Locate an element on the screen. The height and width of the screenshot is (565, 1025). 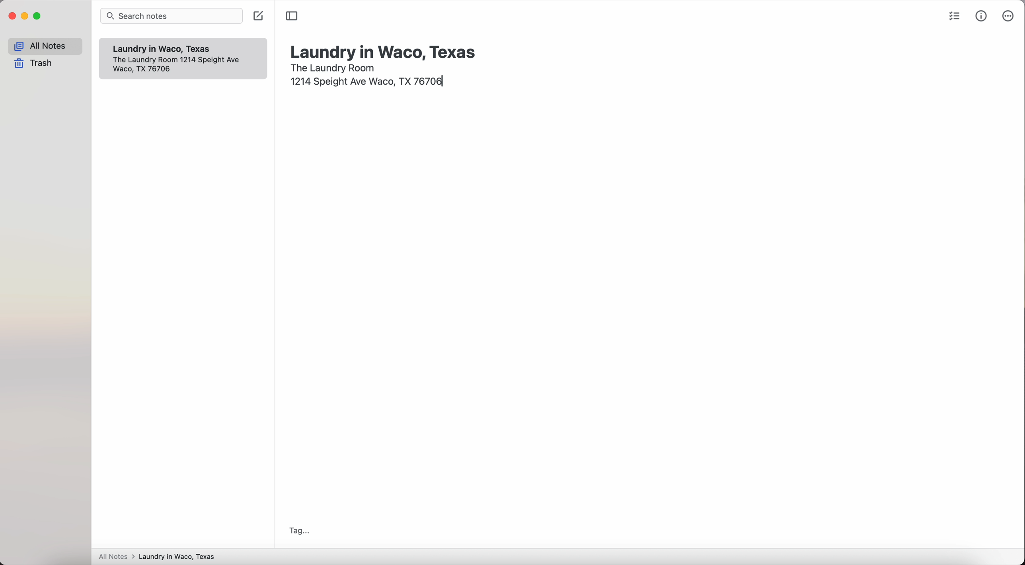
laundry in Waco, Texas is located at coordinates (384, 49).